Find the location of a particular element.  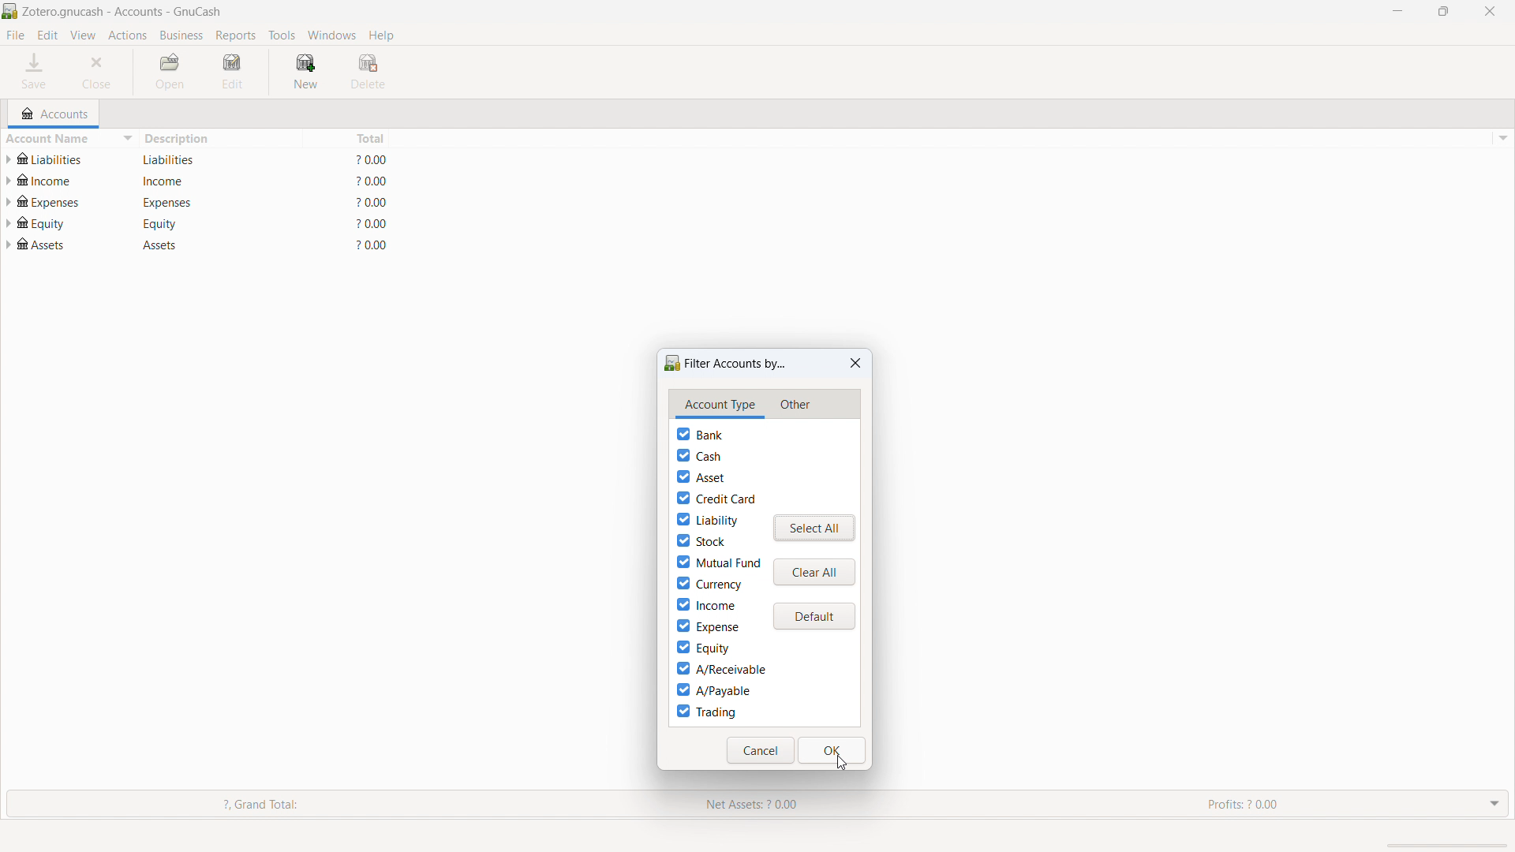

account name is located at coordinates (58, 226).